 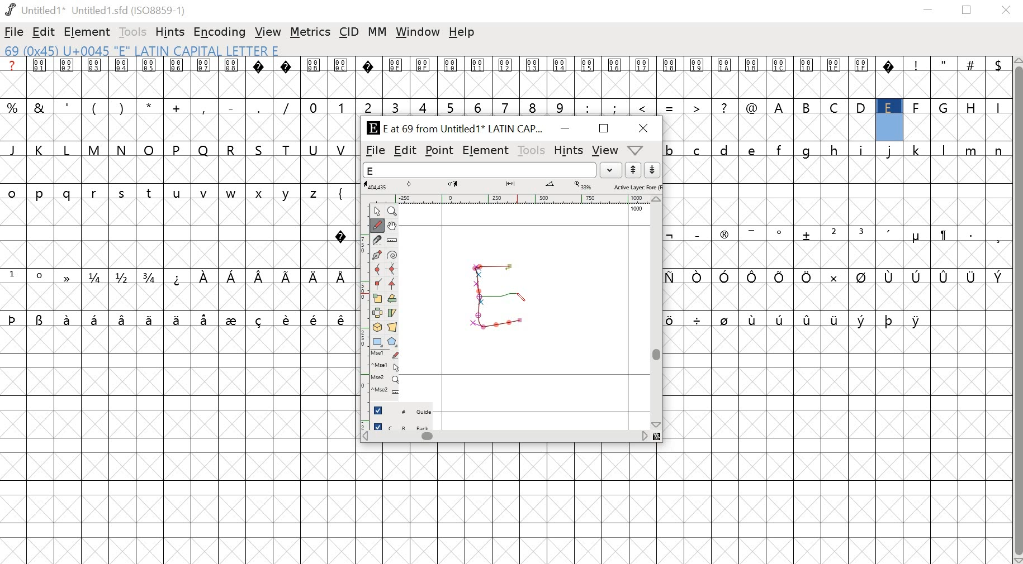 What do you see at coordinates (837, 235) in the screenshot?
I see `special characters and symbols` at bounding box center [837, 235].